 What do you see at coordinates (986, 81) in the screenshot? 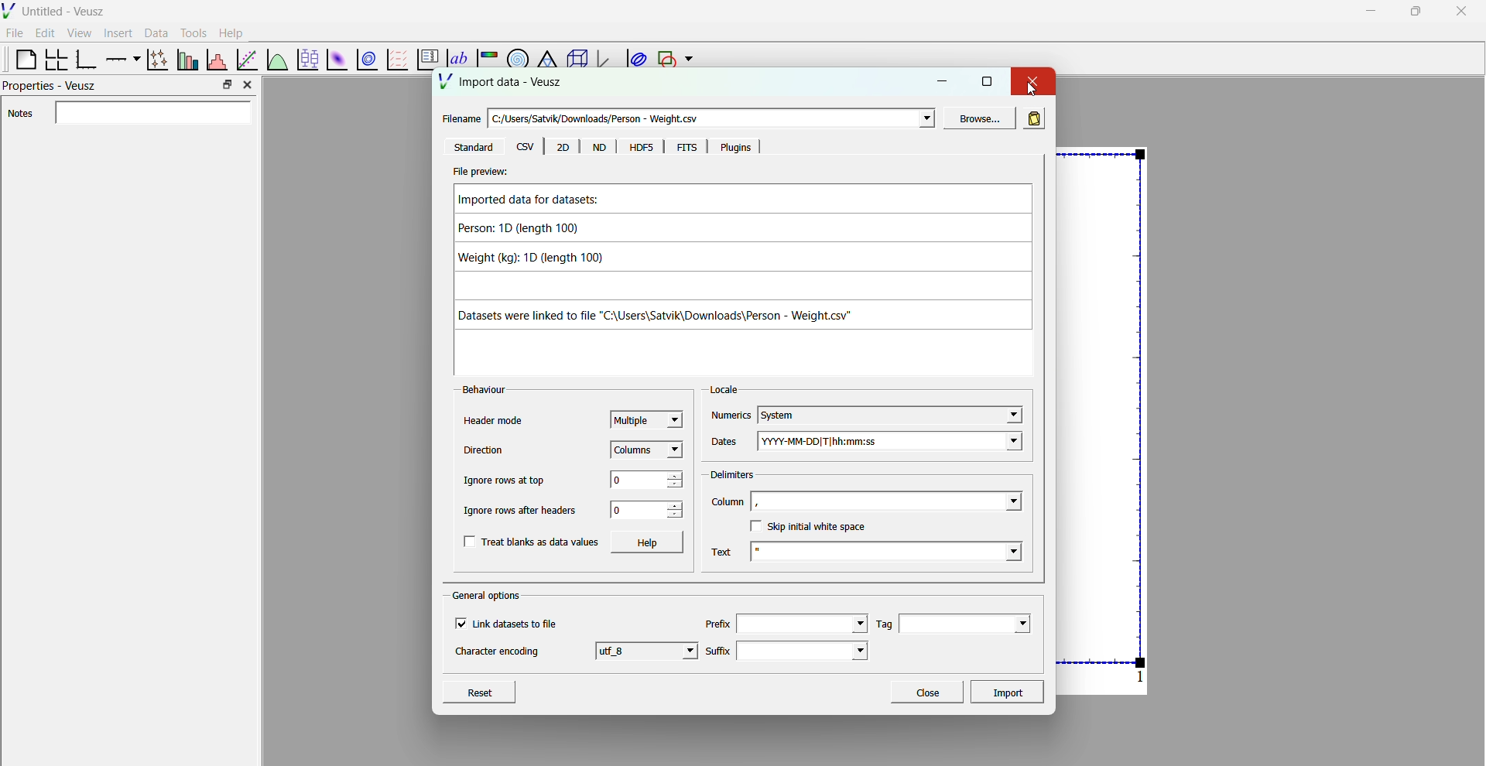
I see `maximize` at bounding box center [986, 81].